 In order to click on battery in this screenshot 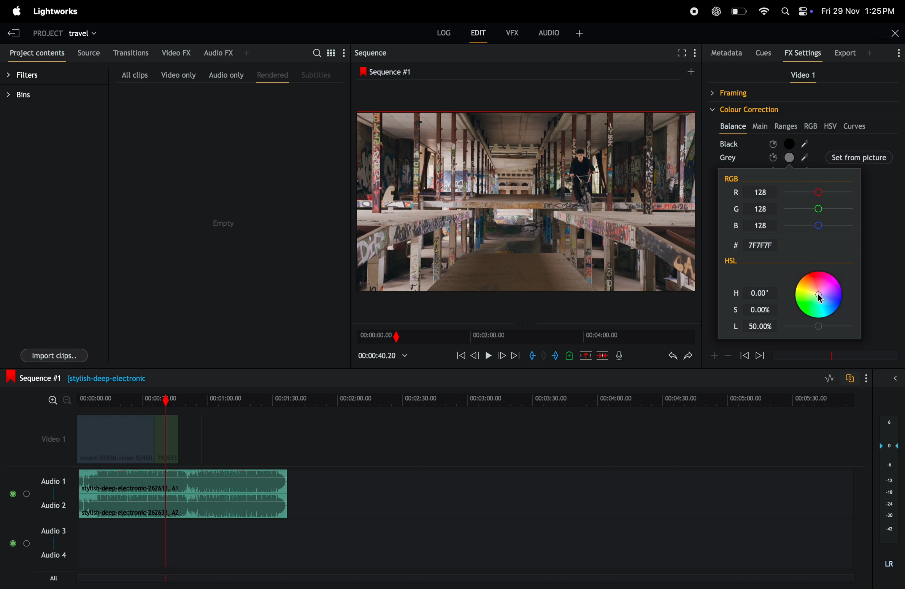, I will do `click(740, 11)`.